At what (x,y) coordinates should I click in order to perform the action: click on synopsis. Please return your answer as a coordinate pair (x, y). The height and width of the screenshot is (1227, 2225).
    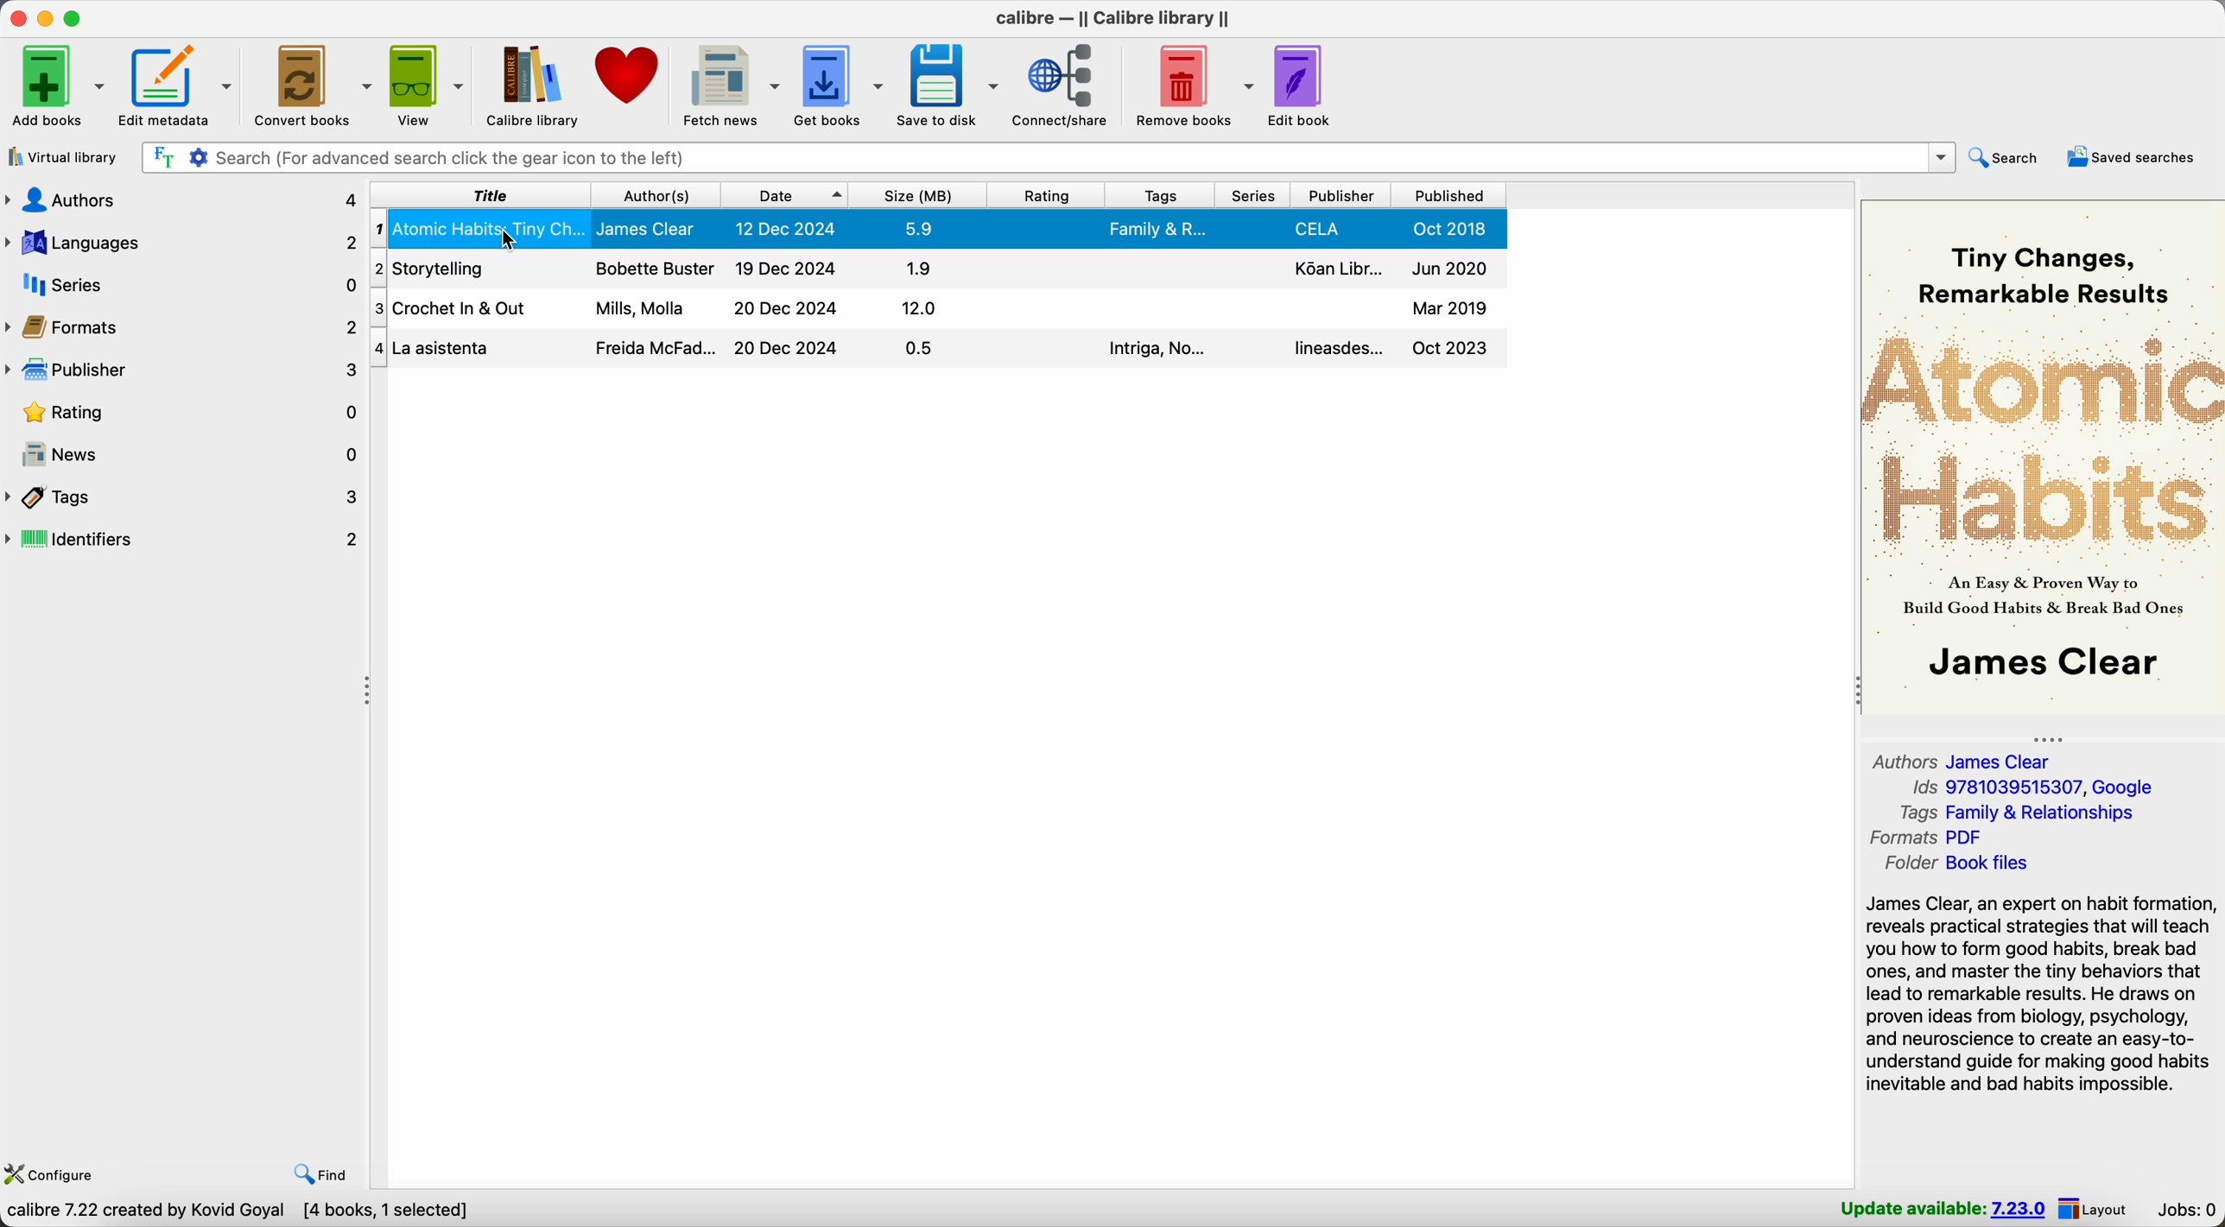
    Looking at the image, I should click on (2041, 995).